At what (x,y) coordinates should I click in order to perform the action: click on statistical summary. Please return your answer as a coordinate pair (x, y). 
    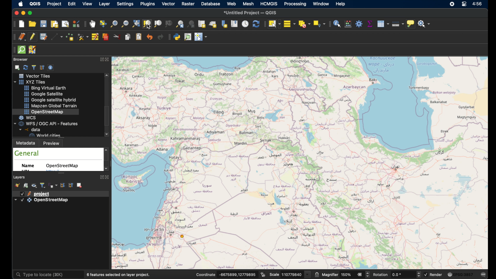
    Looking at the image, I should click on (369, 24).